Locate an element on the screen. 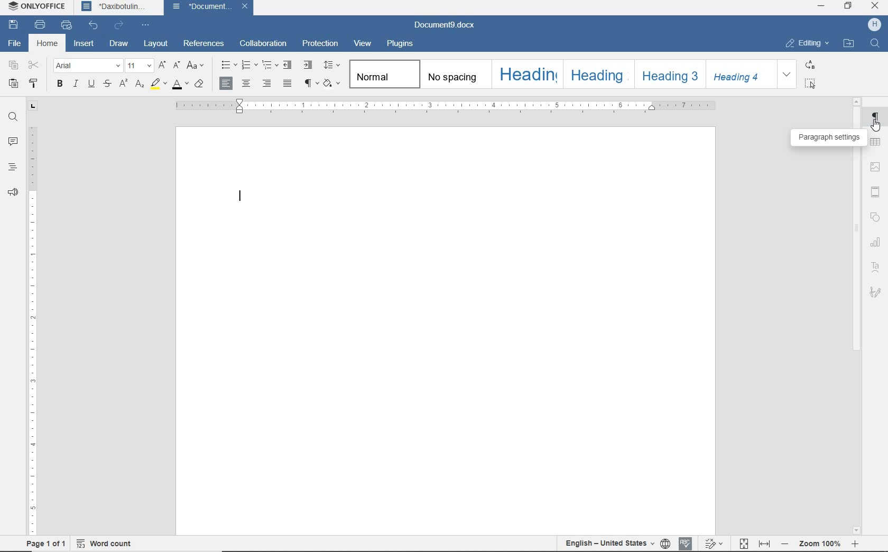 The width and height of the screenshot is (888, 552). comments is located at coordinates (13, 142).